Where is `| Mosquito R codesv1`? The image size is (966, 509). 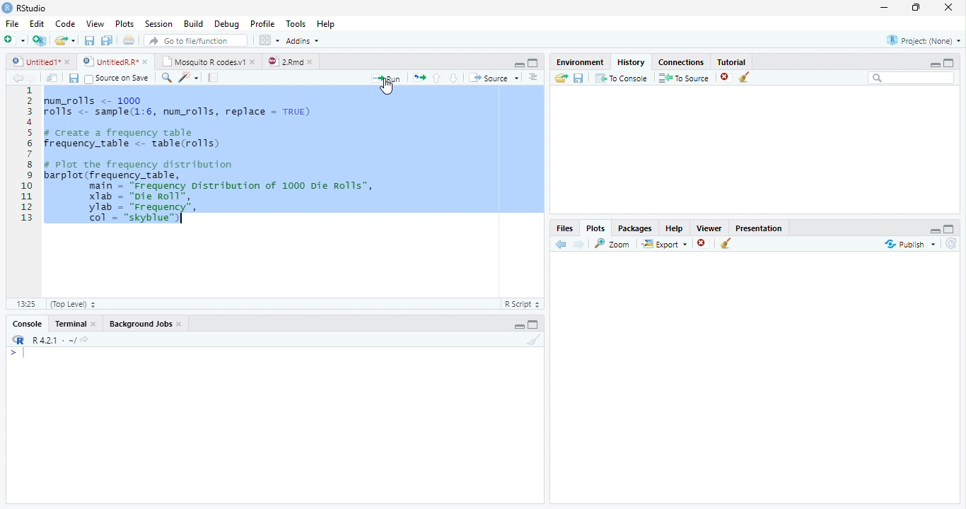
| Mosquito R codesv1 is located at coordinates (208, 62).